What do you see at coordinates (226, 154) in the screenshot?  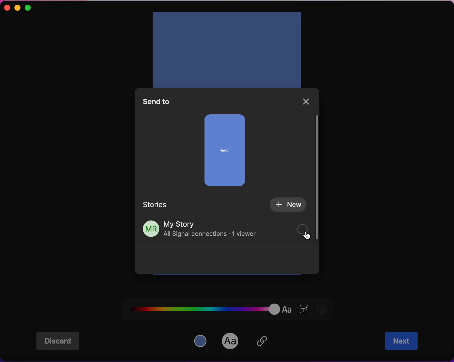 I see `story` at bounding box center [226, 154].